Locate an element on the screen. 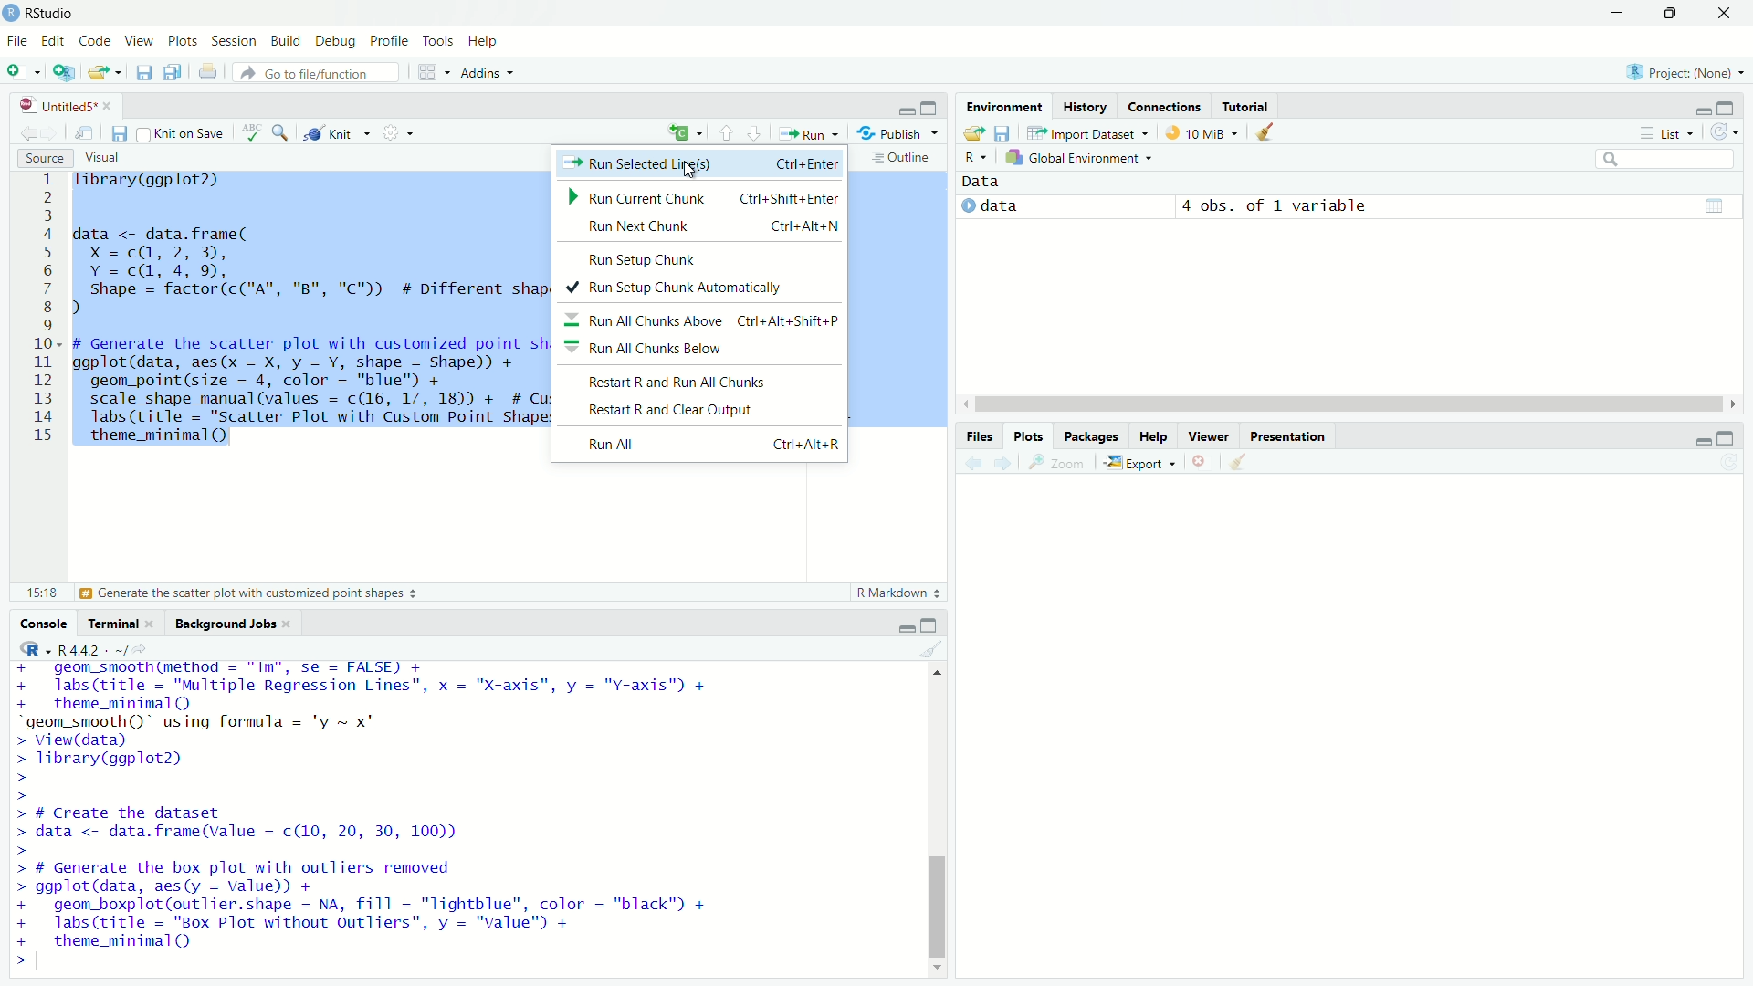 The width and height of the screenshot is (1753, 986). Save workspace as is located at coordinates (1002, 133).